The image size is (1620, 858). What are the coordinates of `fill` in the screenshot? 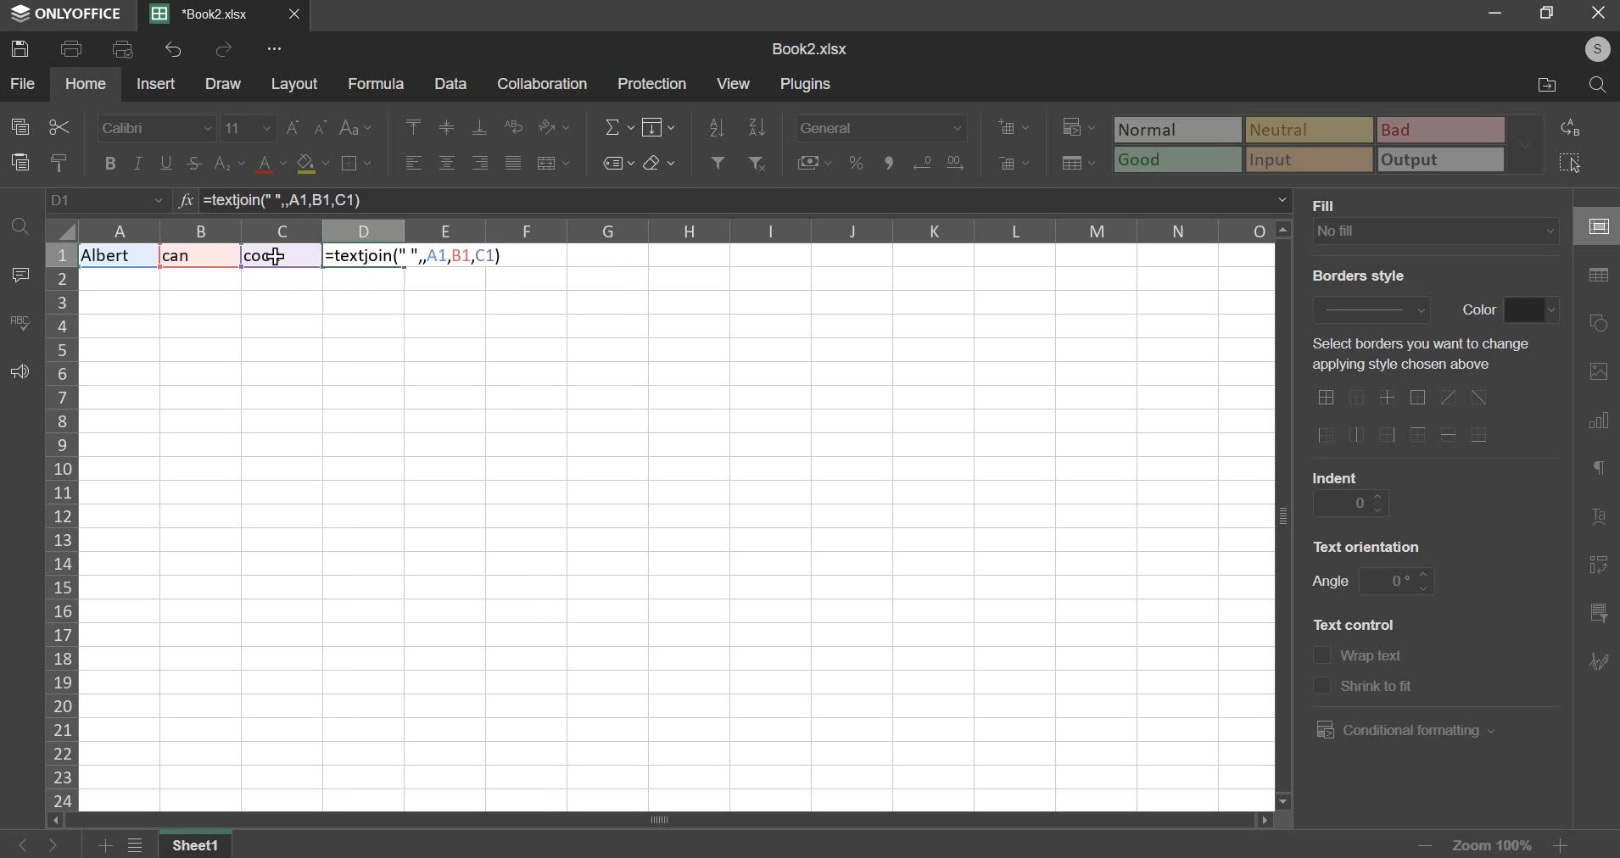 It's located at (660, 126).